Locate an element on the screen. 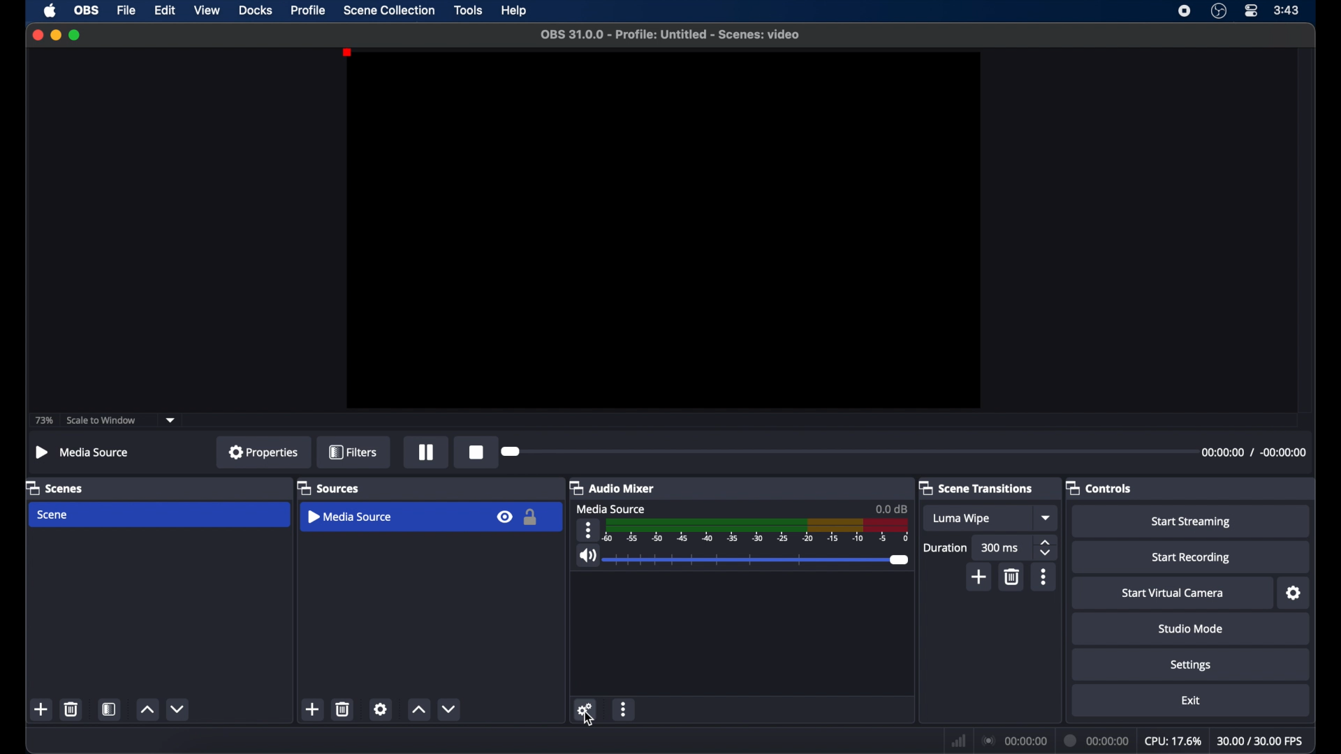 Image resolution: width=1341 pixels, height=754 pixels. settings is located at coordinates (585, 709).